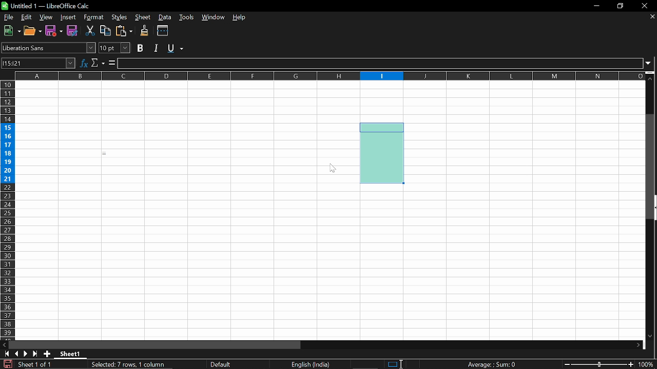  What do you see at coordinates (72, 31) in the screenshot?
I see `Save` at bounding box center [72, 31].